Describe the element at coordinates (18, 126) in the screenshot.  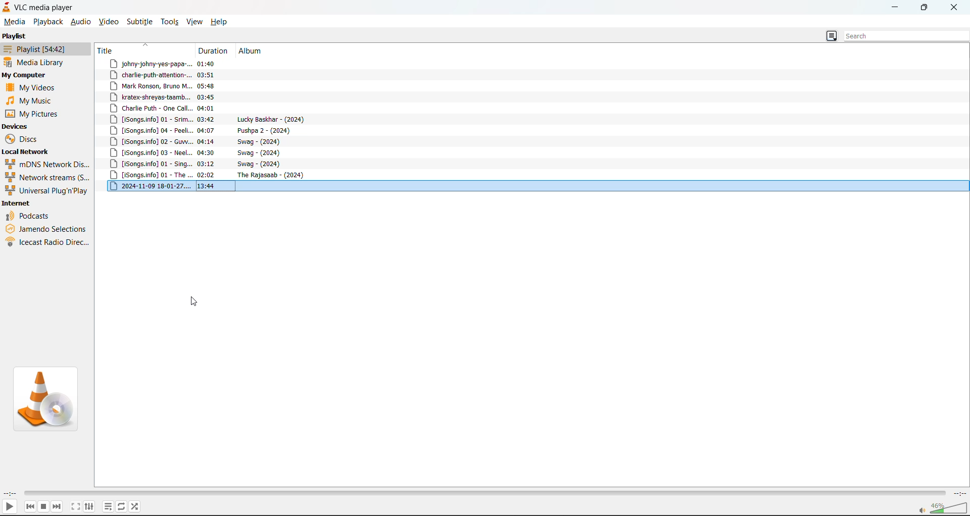
I see `devices` at that location.